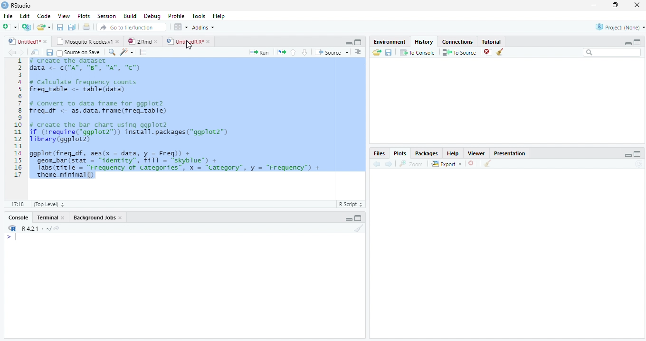 Image resolution: width=646 pixels, height=341 pixels. I want to click on Debug, so click(152, 16).